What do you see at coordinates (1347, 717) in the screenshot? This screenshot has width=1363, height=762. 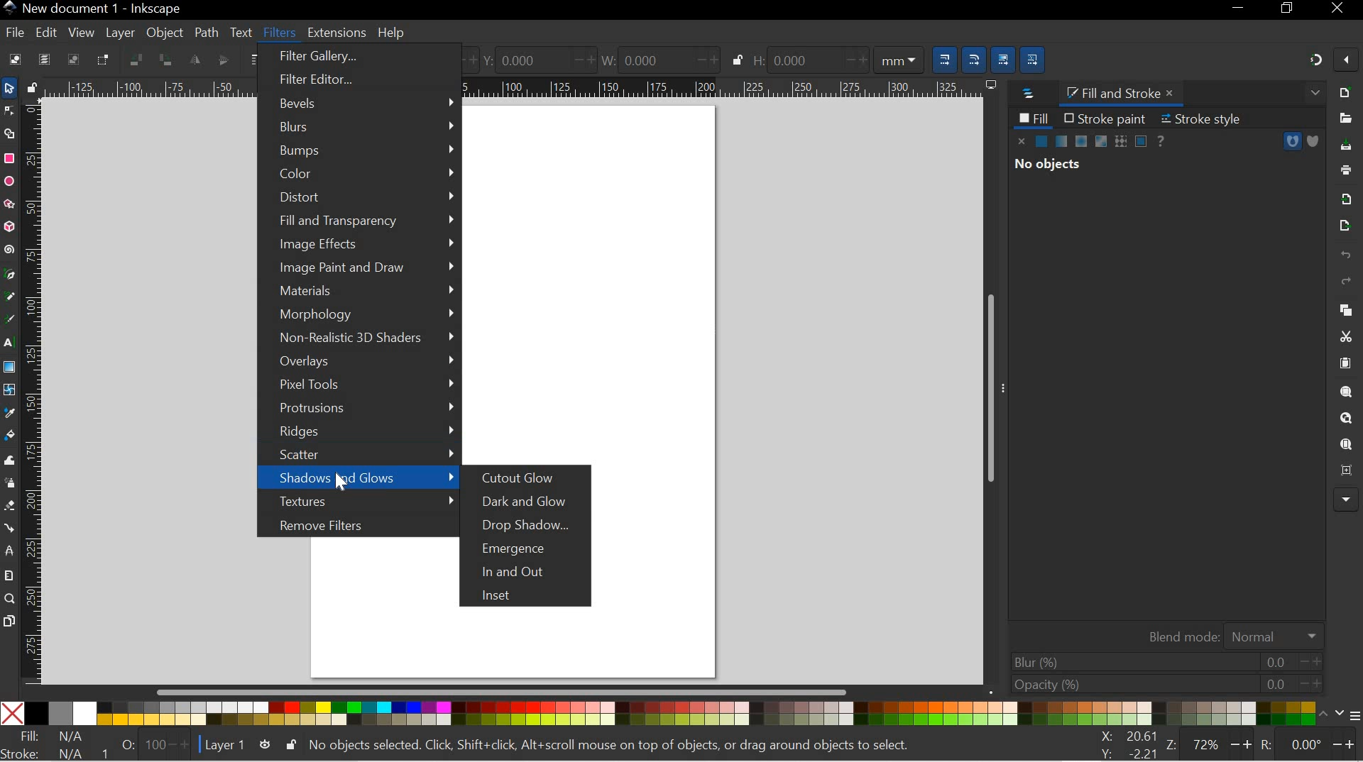 I see `CONFIGURE` at bounding box center [1347, 717].